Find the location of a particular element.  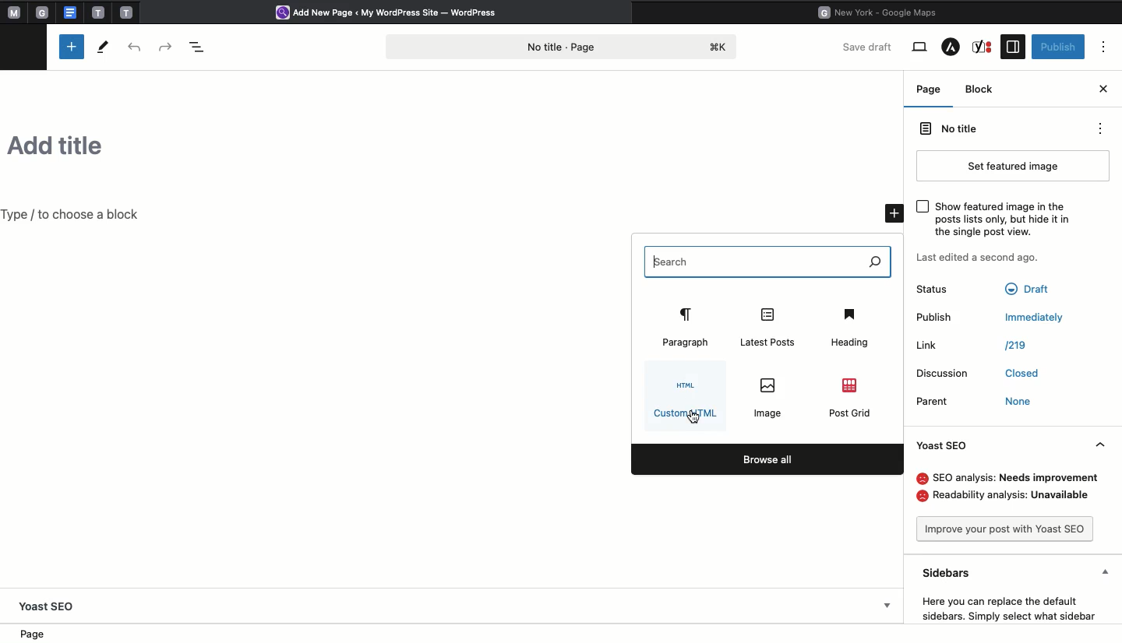

Page is located at coordinates (929, 89).